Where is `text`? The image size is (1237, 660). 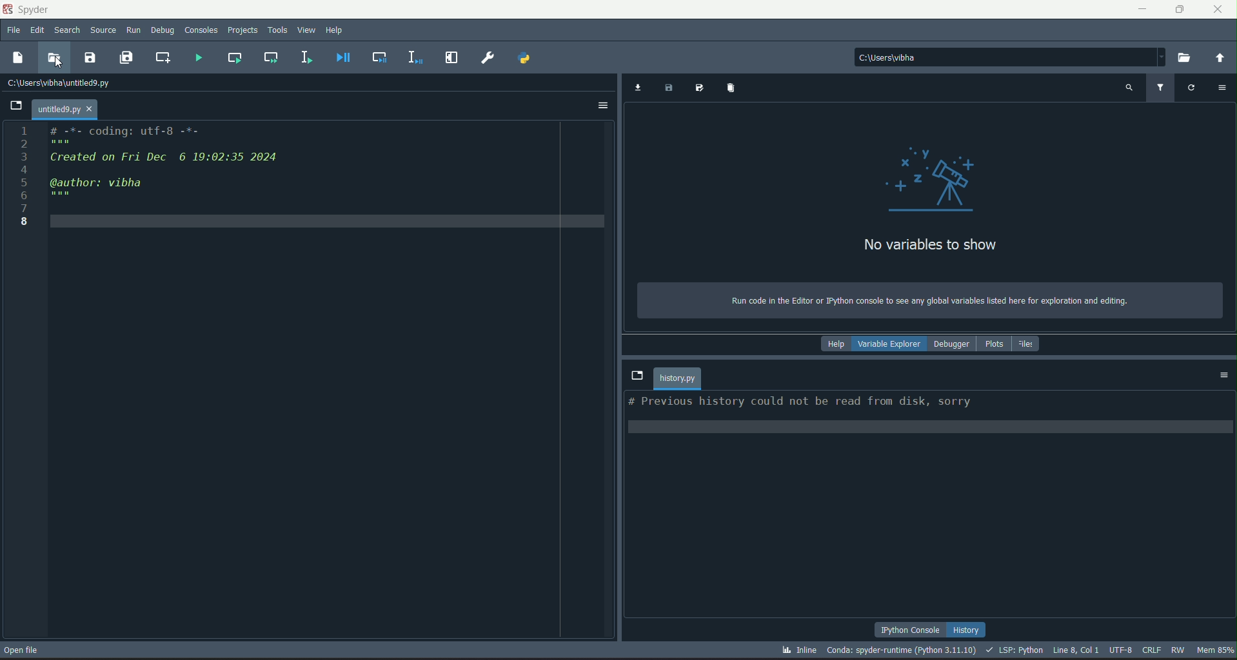
text is located at coordinates (922, 300).